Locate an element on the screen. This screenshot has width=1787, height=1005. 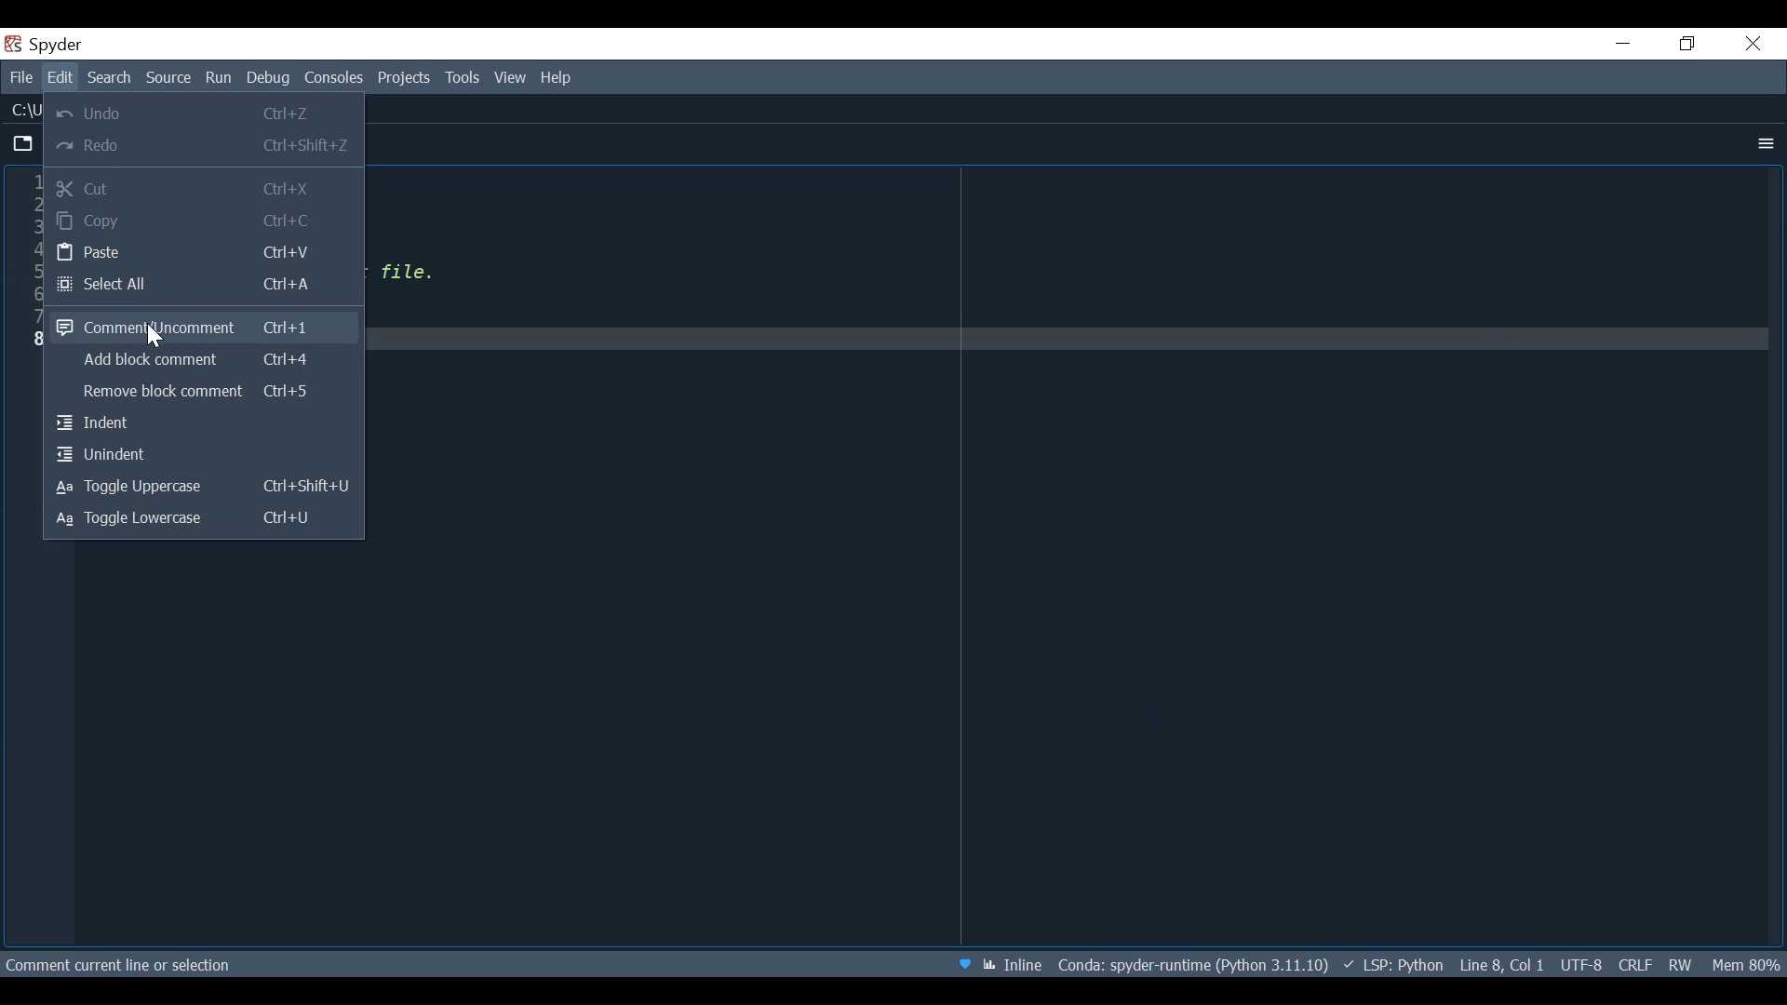
Search is located at coordinates (113, 80).